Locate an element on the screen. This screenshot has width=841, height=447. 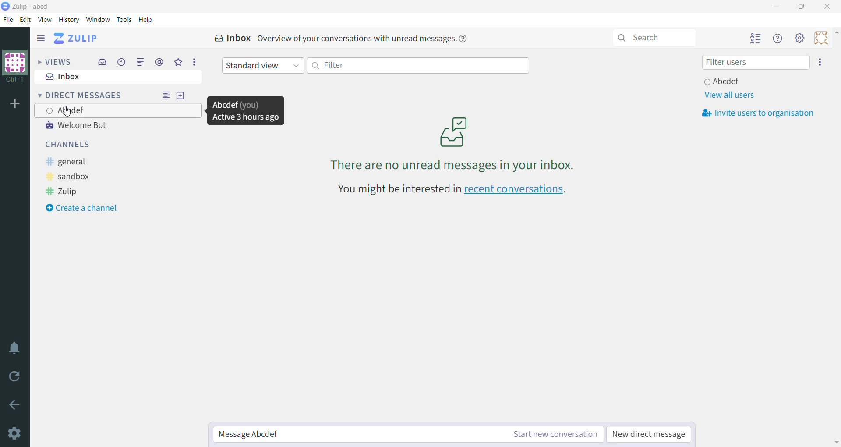
Application is located at coordinates (76, 38).